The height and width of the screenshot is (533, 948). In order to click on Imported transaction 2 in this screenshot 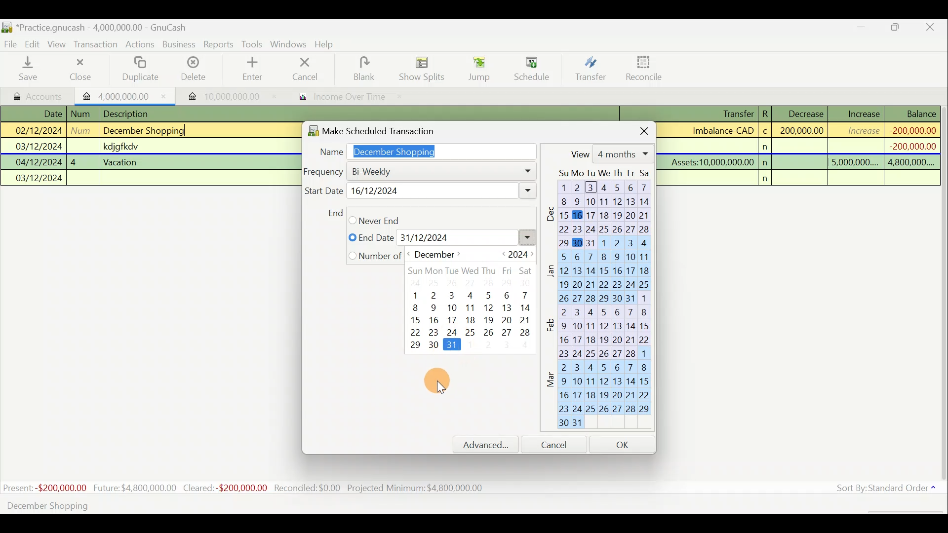, I will do `click(221, 96)`.